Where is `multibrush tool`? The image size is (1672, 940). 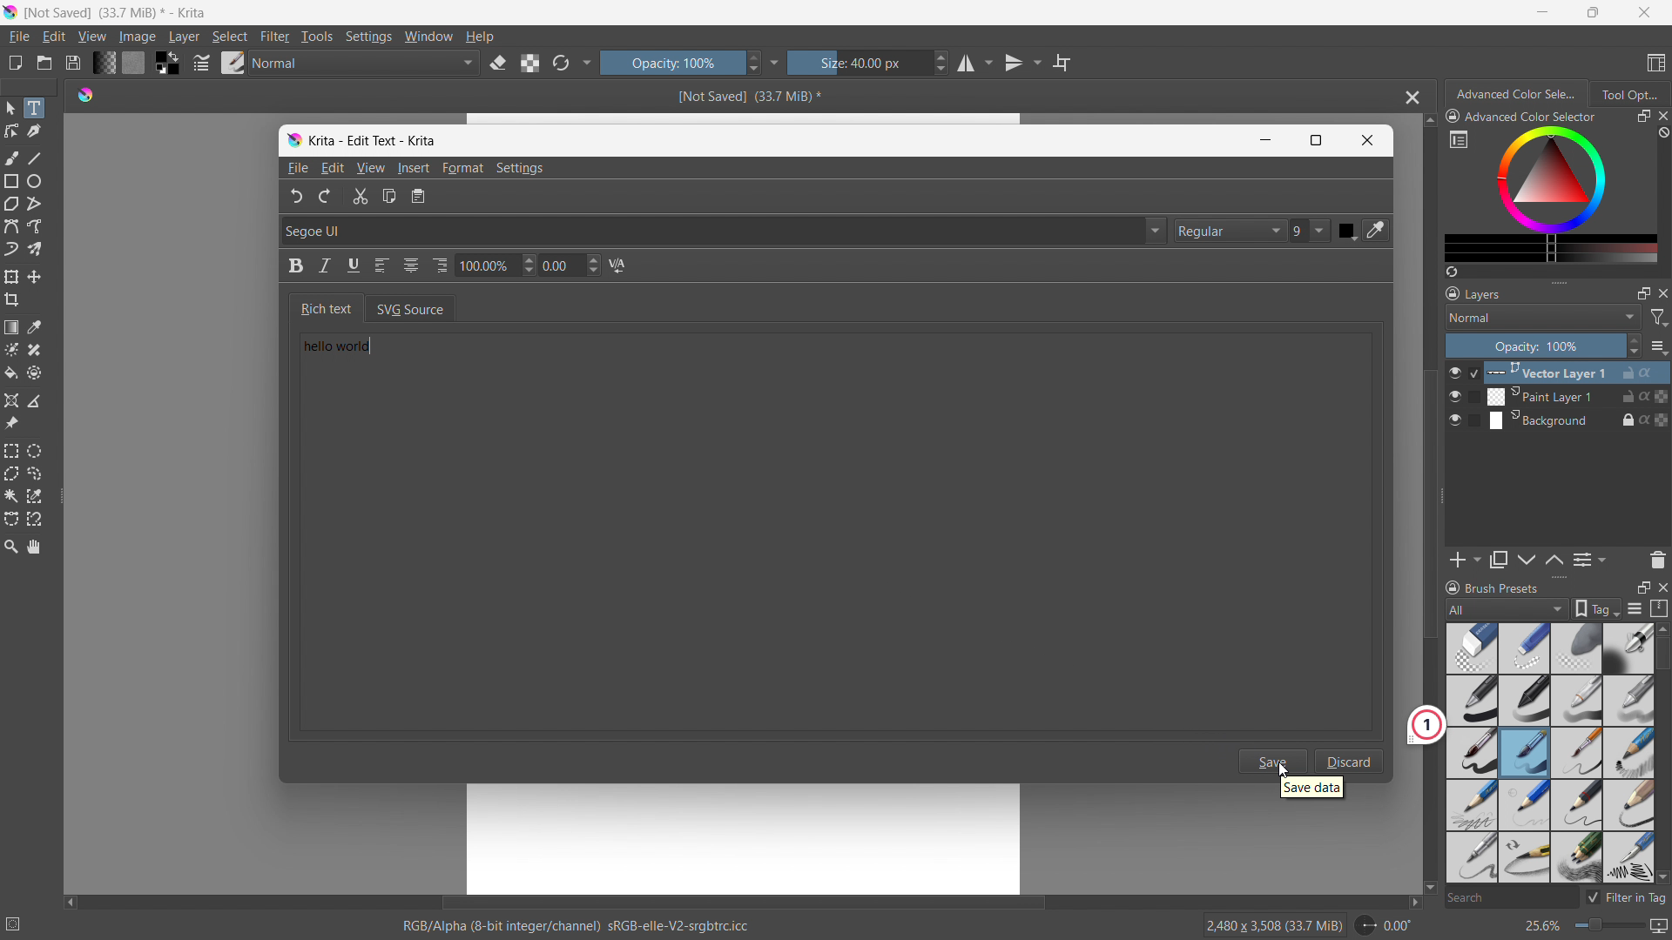 multibrush tool is located at coordinates (35, 249).